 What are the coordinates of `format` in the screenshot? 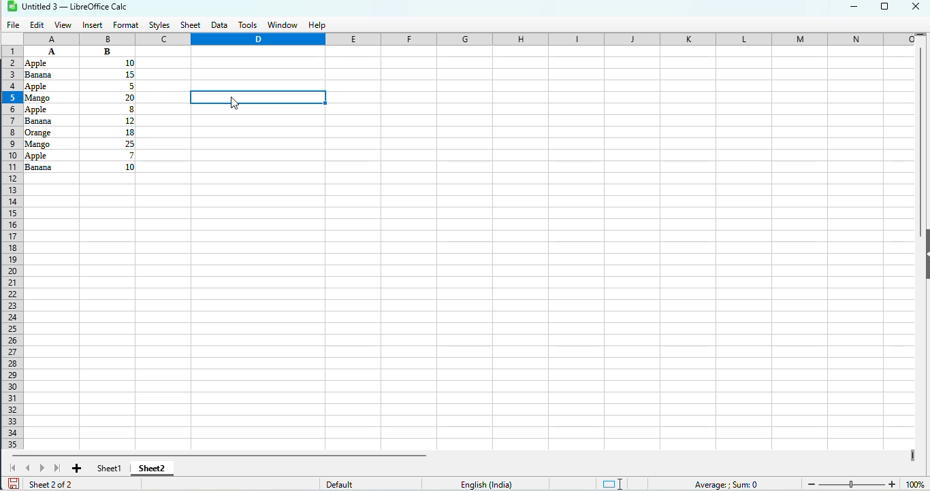 It's located at (125, 26).